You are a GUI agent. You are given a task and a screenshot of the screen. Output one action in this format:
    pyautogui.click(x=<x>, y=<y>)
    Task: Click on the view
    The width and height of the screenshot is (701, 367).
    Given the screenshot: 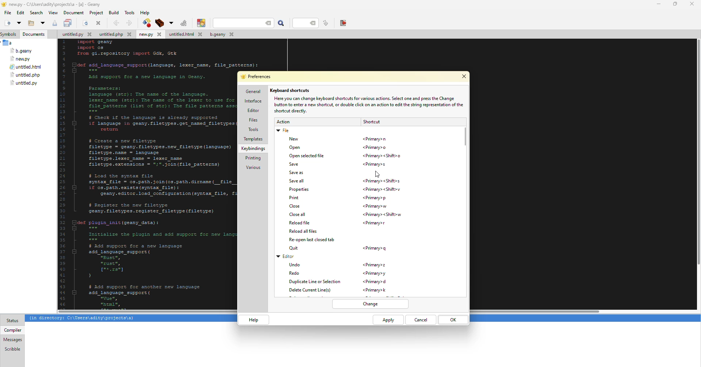 What is the action you would take?
    pyautogui.click(x=53, y=13)
    